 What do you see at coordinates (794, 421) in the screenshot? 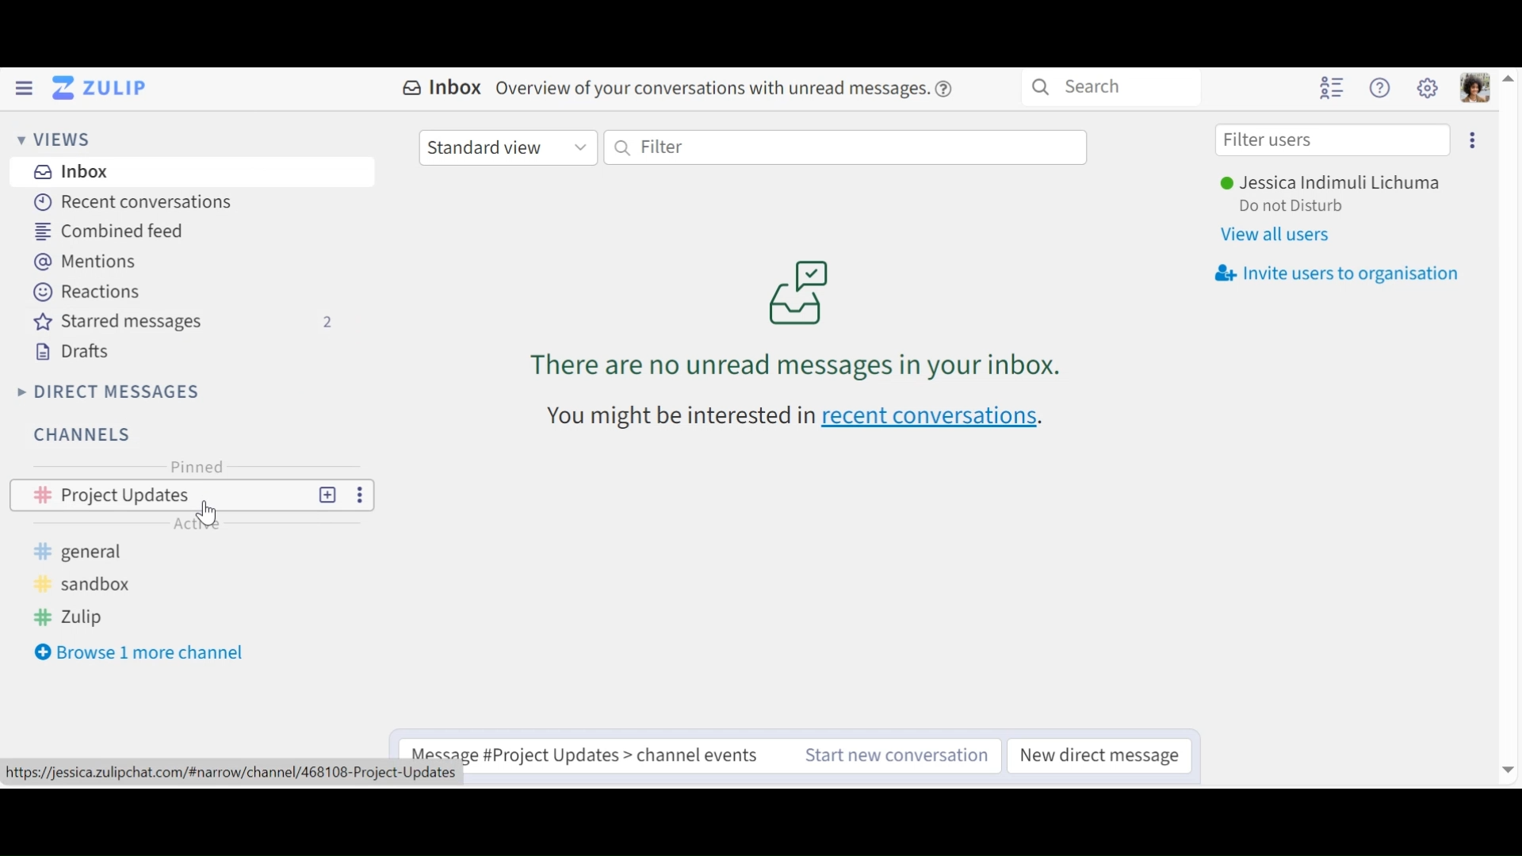
I see `You might be interested in recent conversations.` at bounding box center [794, 421].